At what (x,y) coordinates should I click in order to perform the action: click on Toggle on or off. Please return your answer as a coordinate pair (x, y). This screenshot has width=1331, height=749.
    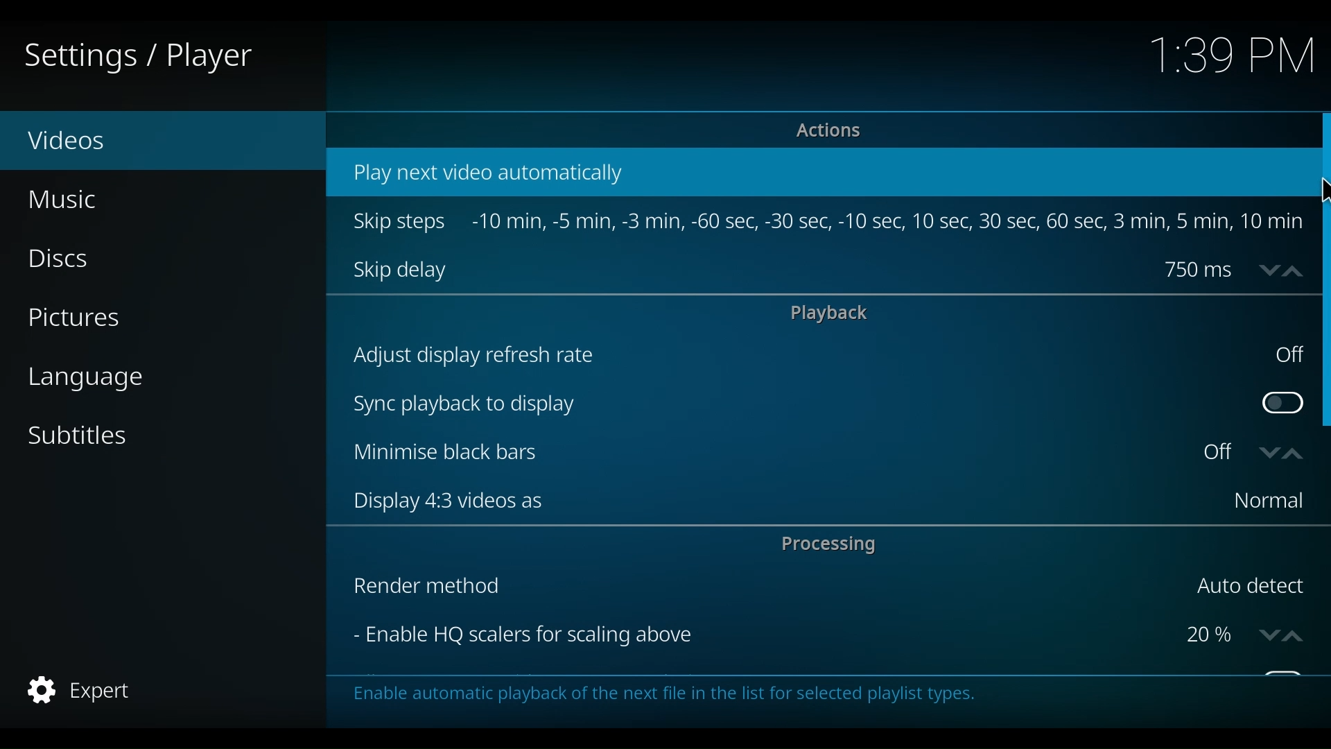
    Looking at the image, I should click on (1230, 453).